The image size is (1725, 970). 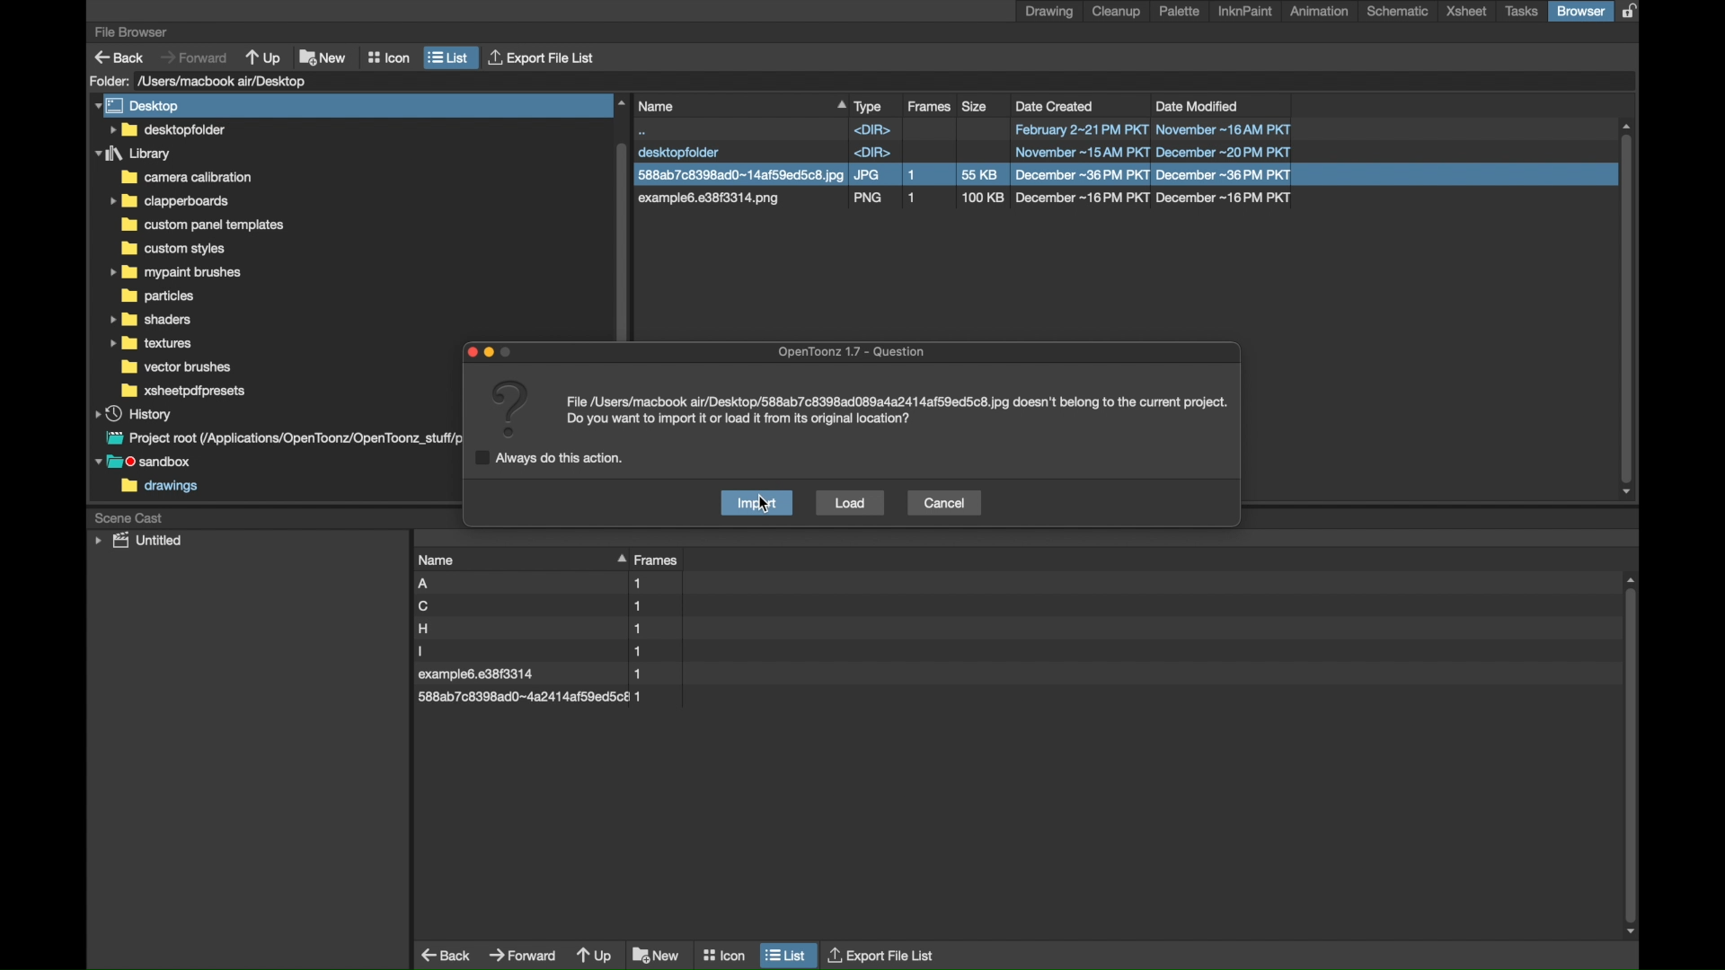 I want to click on size, so click(x=976, y=105).